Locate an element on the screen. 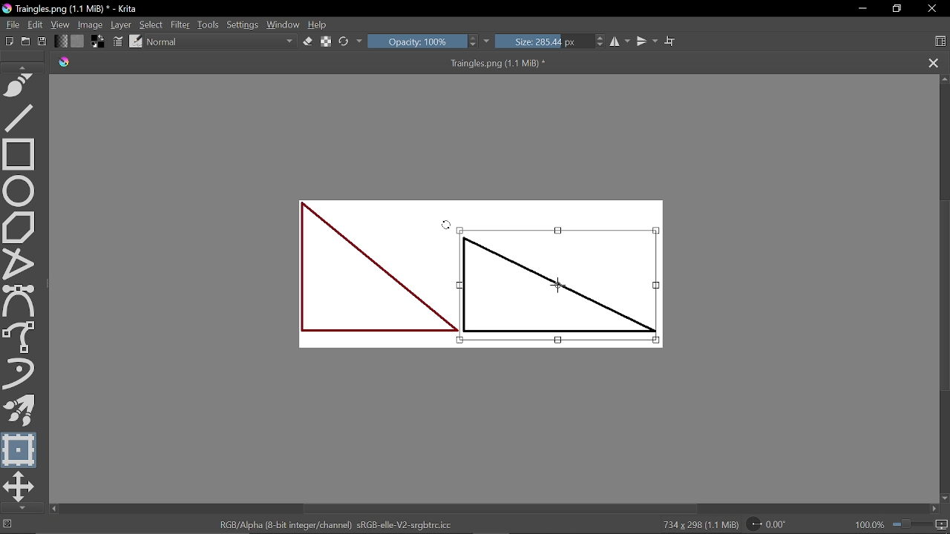  Choose workspace is located at coordinates (940, 43).